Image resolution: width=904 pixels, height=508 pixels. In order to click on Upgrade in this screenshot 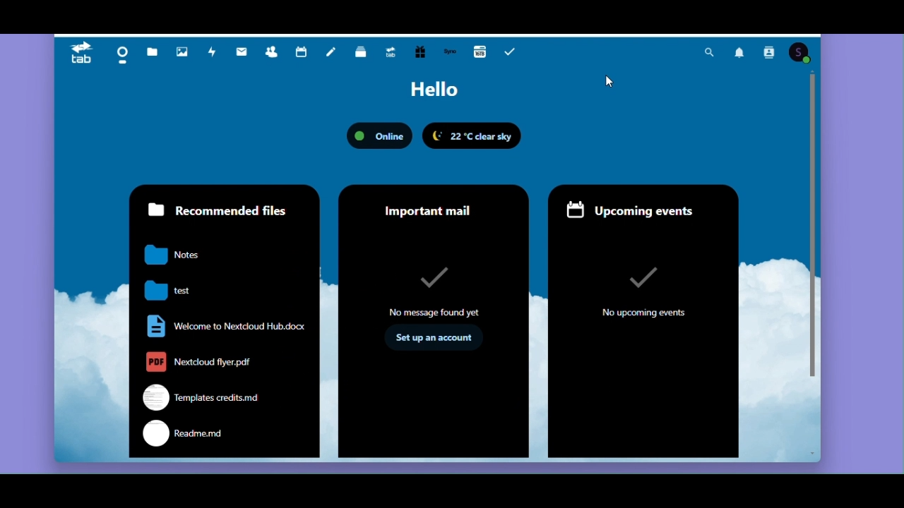, I will do `click(393, 53)`.